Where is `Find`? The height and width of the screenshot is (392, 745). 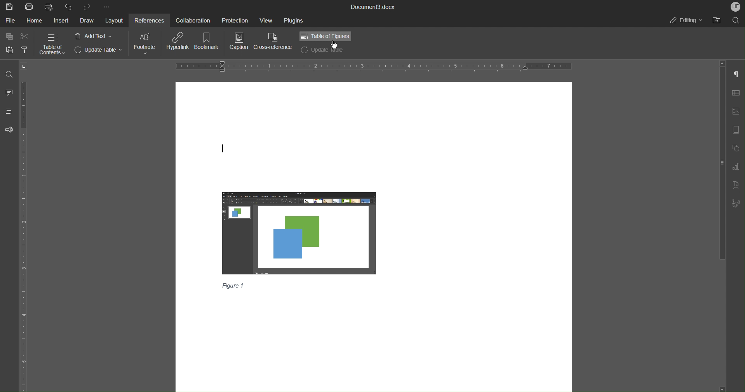 Find is located at coordinates (9, 74).